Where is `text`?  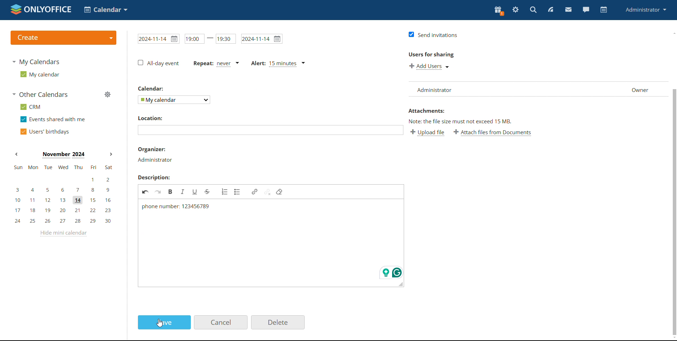
text is located at coordinates (176, 206).